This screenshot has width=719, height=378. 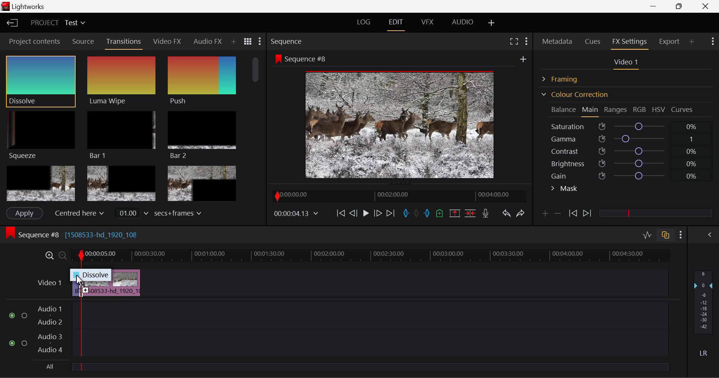 What do you see at coordinates (41, 183) in the screenshot?
I see `Box 1` at bounding box center [41, 183].